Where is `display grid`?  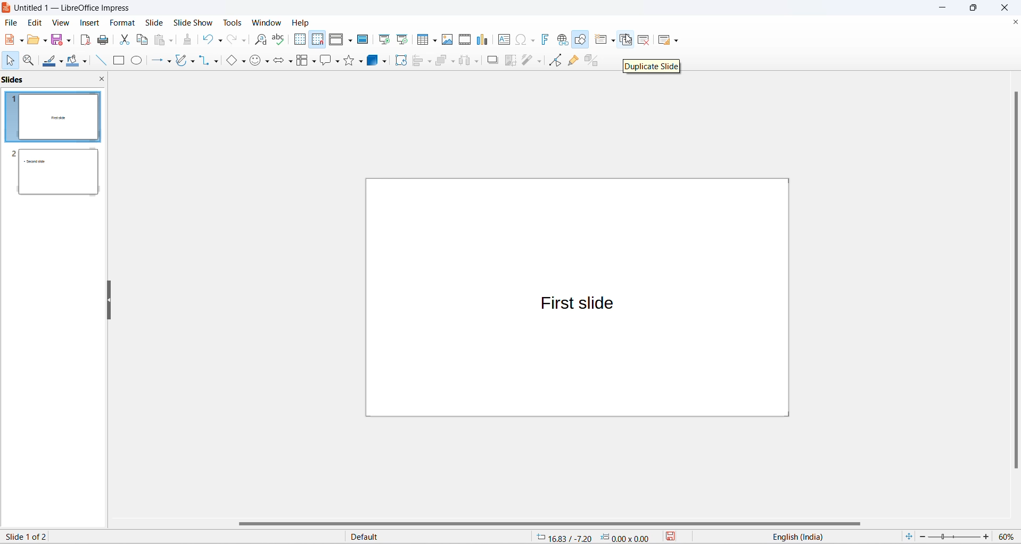 display grid is located at coordinates (299, 39).